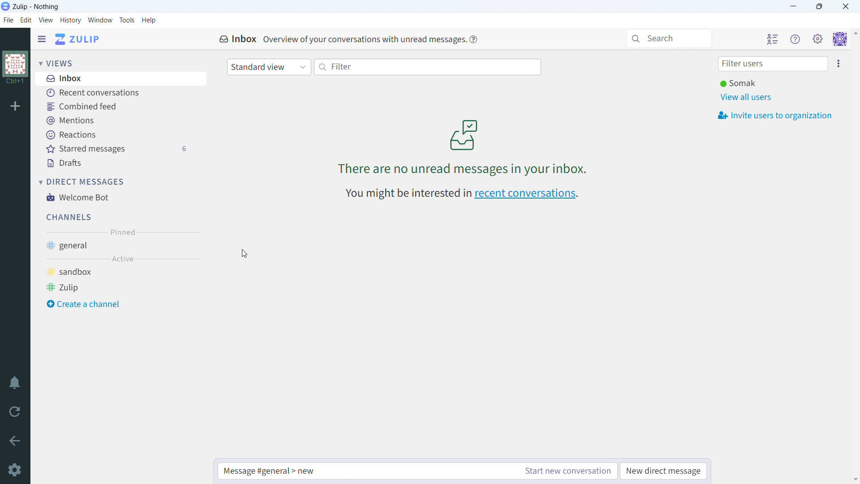 Image resolution: width=860 pixels, height=484 pixels. What do you see at coordinates (56, 63) in the screenshot?
I see `views` at bounding box center [56, 63].